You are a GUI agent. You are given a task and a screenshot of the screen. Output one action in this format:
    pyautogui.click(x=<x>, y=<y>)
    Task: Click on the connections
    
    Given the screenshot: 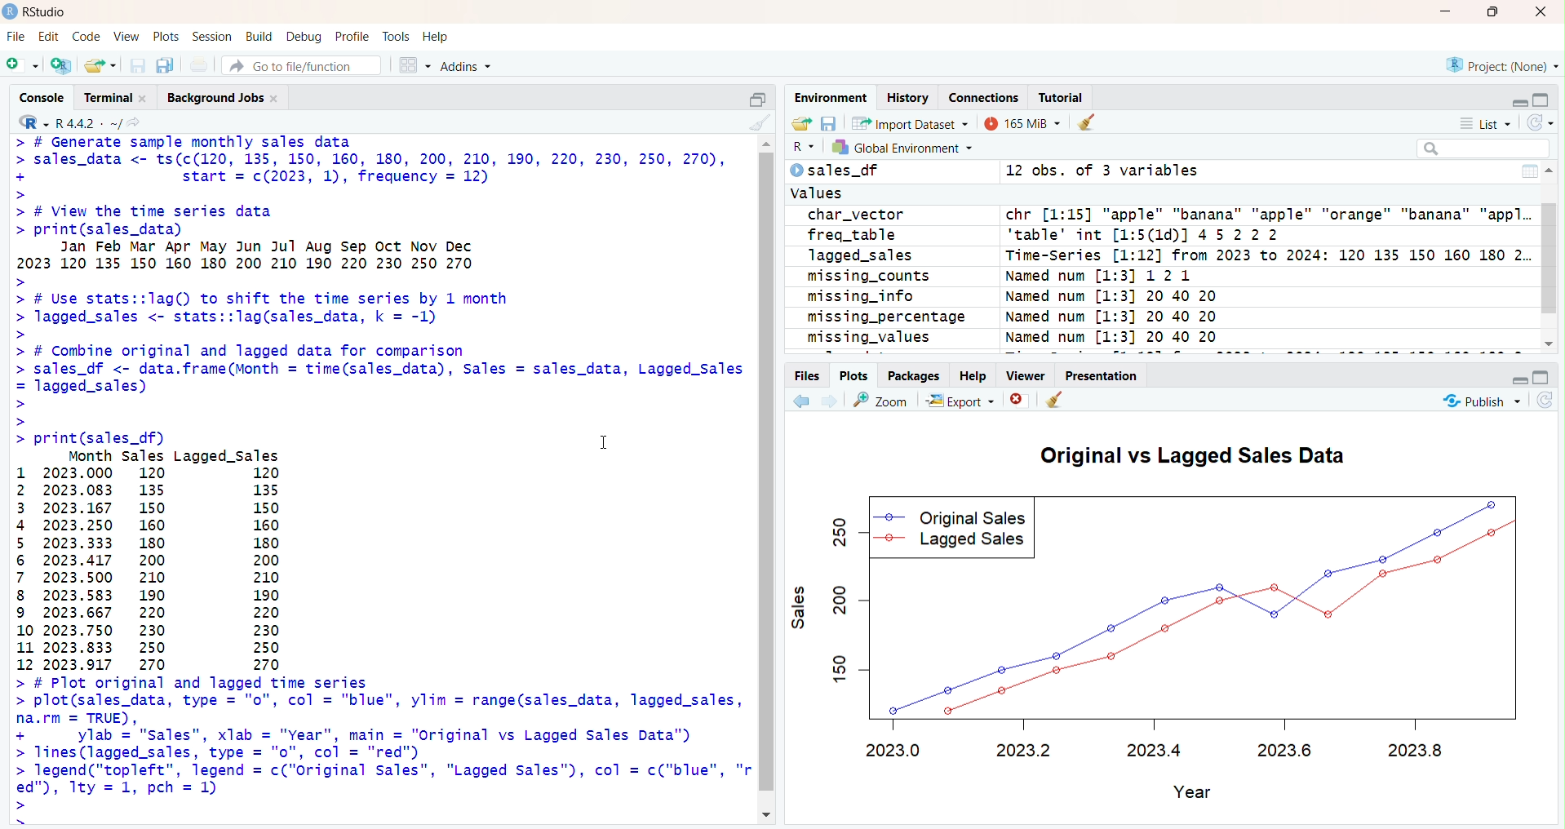 What is the action you would take?
    pyautogui.click(x=985, y=98)
    